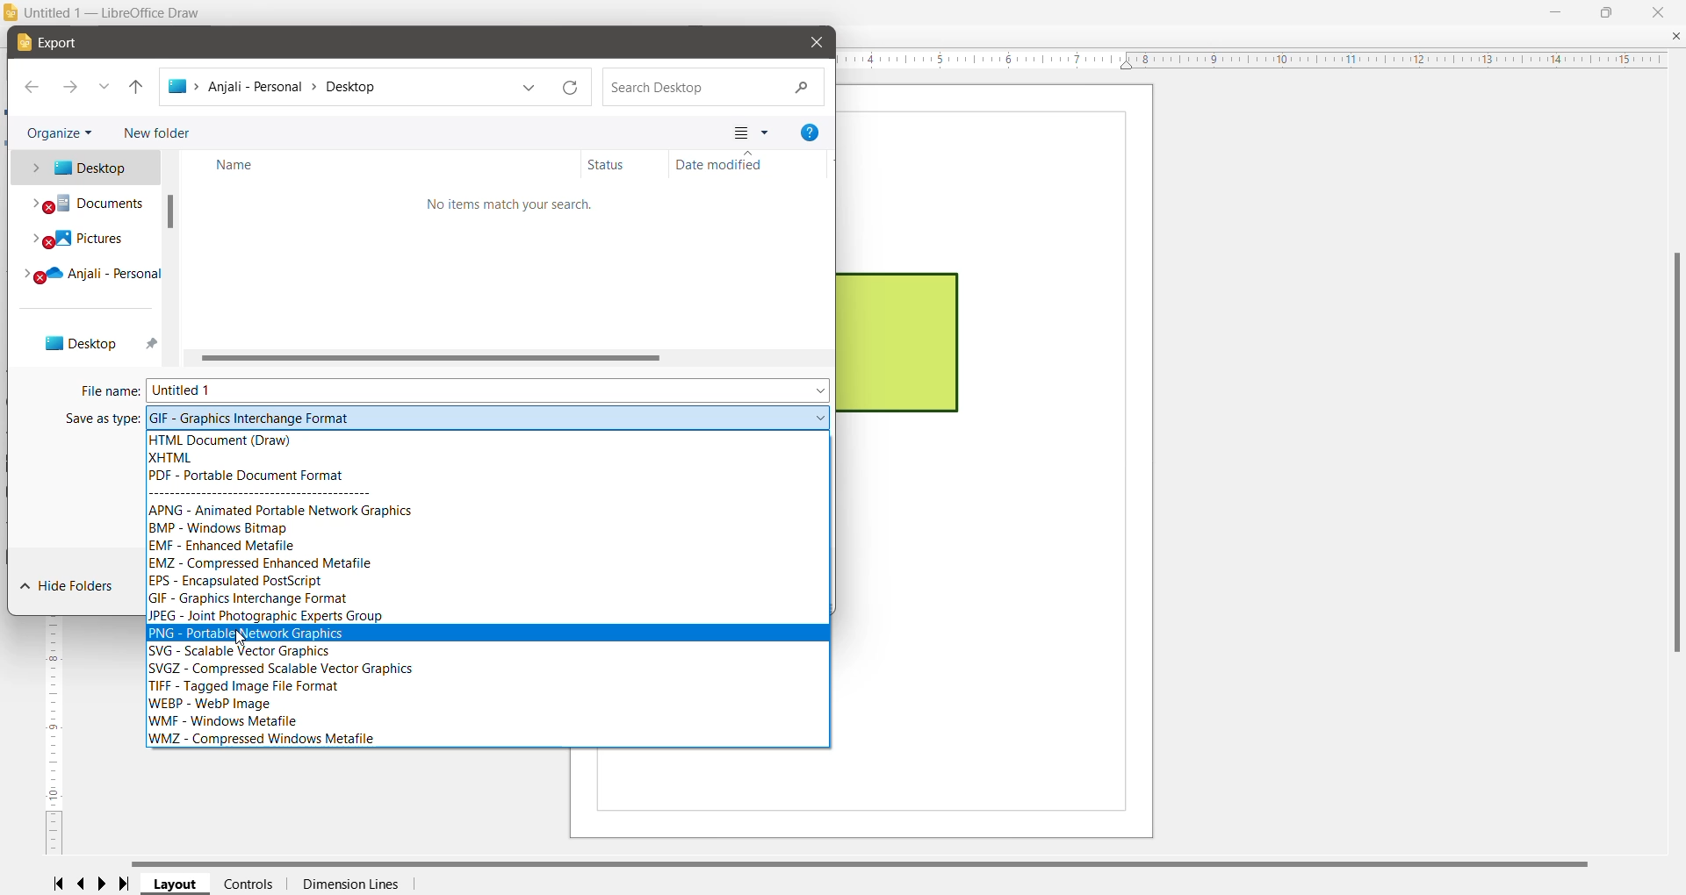 The image size is (1686, 895). Describe the element at coordinates (32, 88) in the screenshot. I see `Back` at that location.